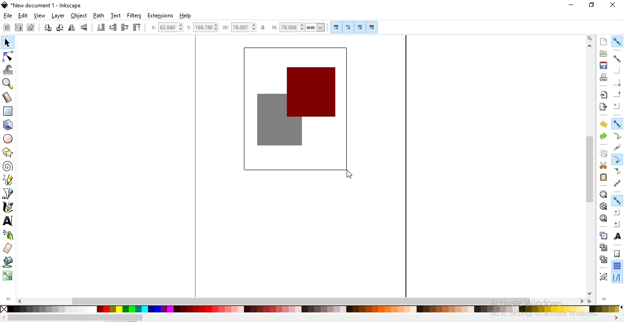  Describe the element at coordinates (185, 16) in the screenshot. I see `help` at that location.